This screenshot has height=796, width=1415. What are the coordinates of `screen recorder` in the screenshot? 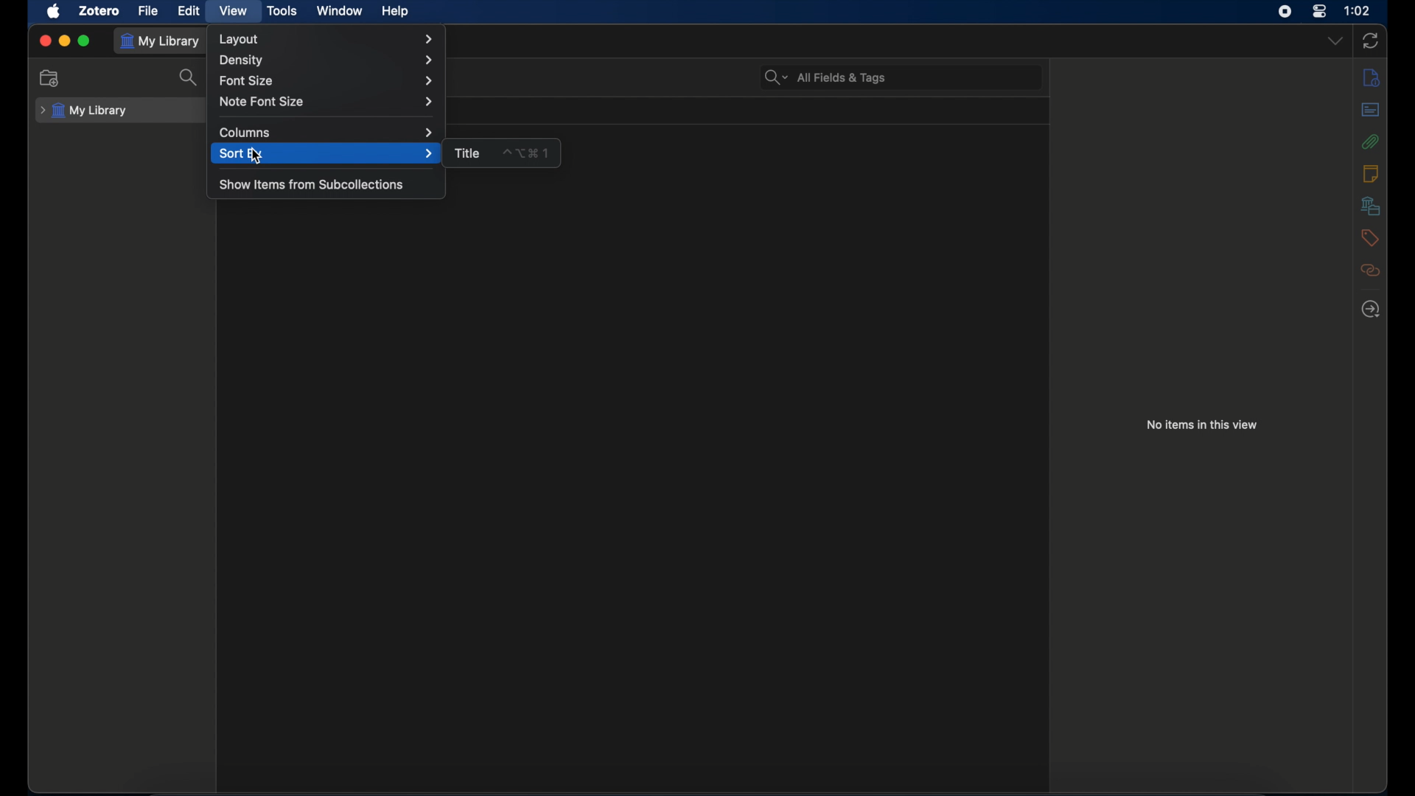 It's located at (1285, 12).